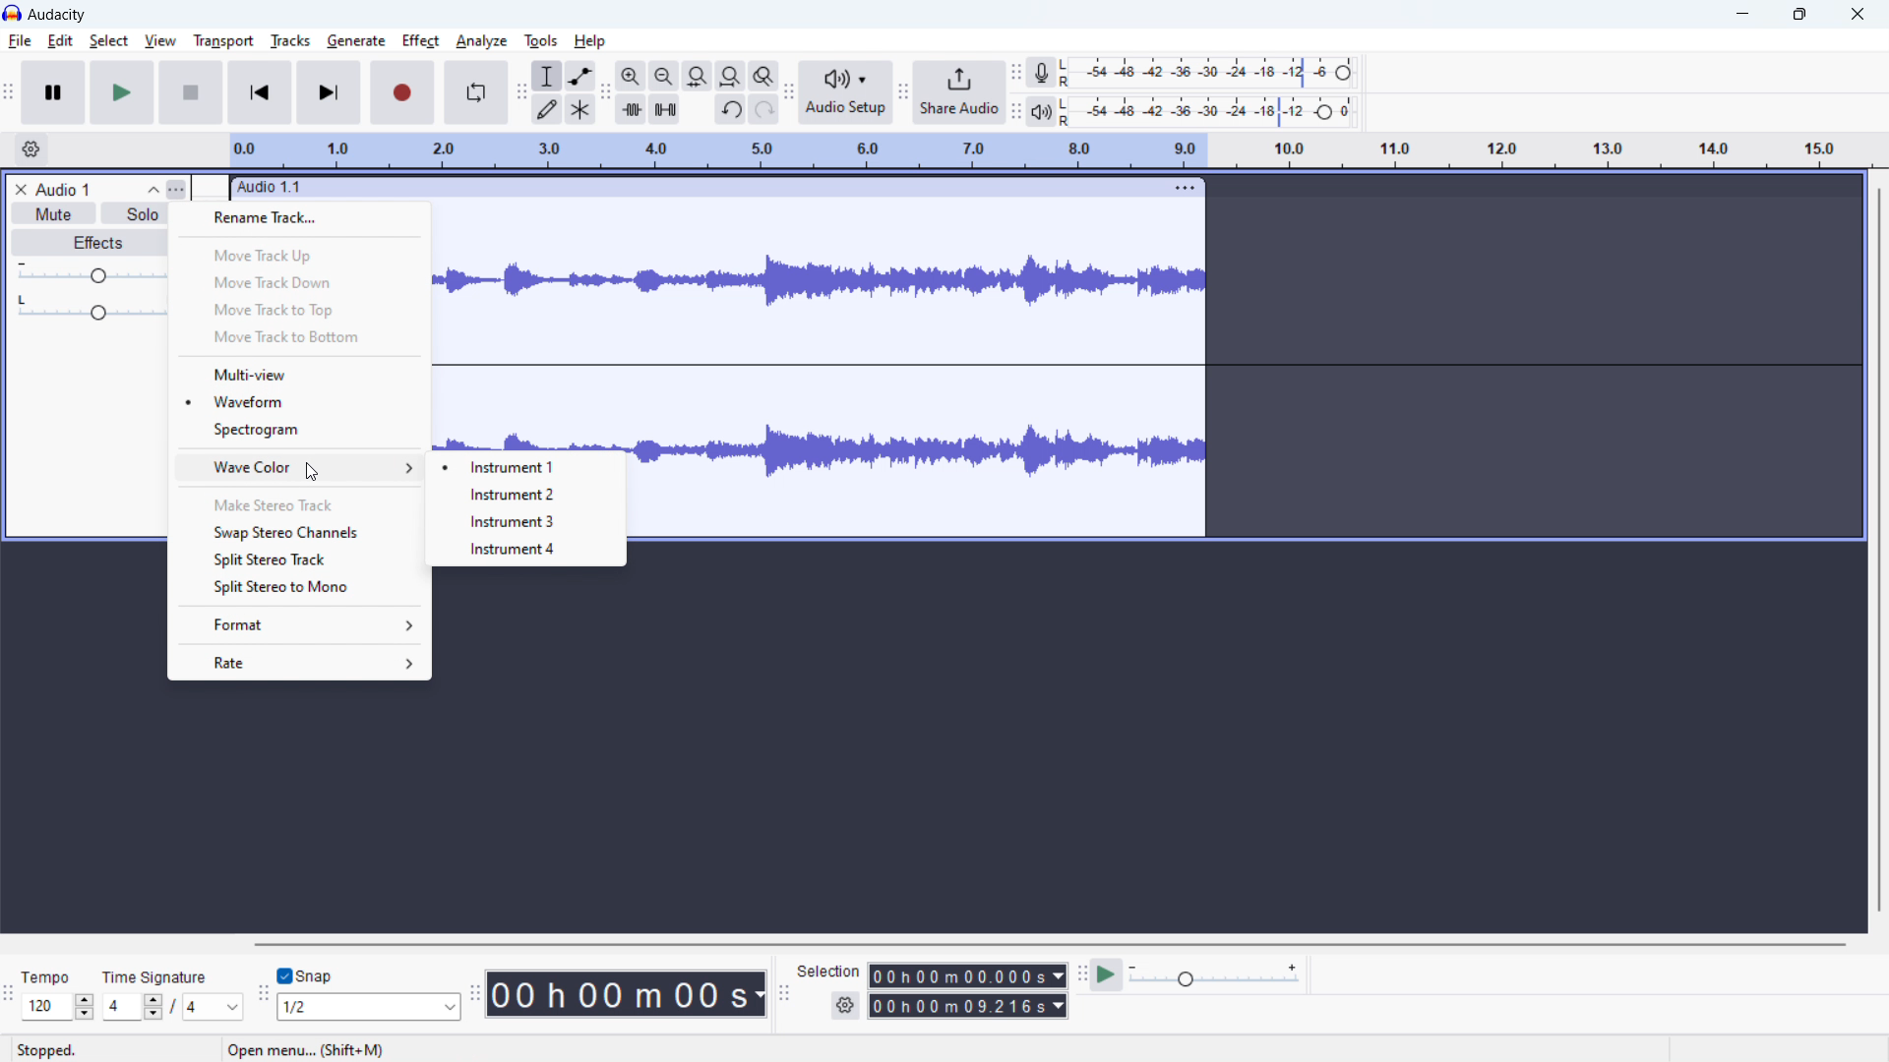 Image resolution: width=1889 pixels, height=1062 pixels. I want to click on play, so click(122, 93).